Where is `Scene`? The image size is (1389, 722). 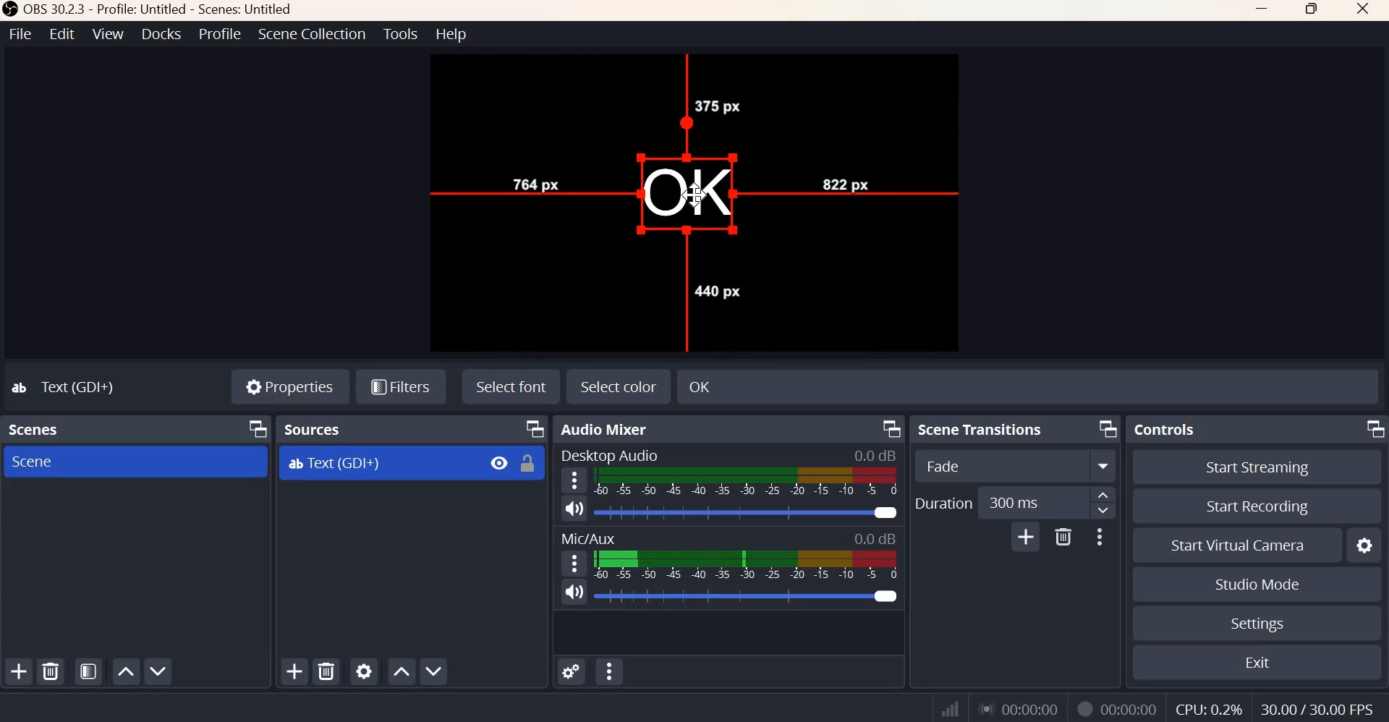 Scene is located at coordinates (36, 461).